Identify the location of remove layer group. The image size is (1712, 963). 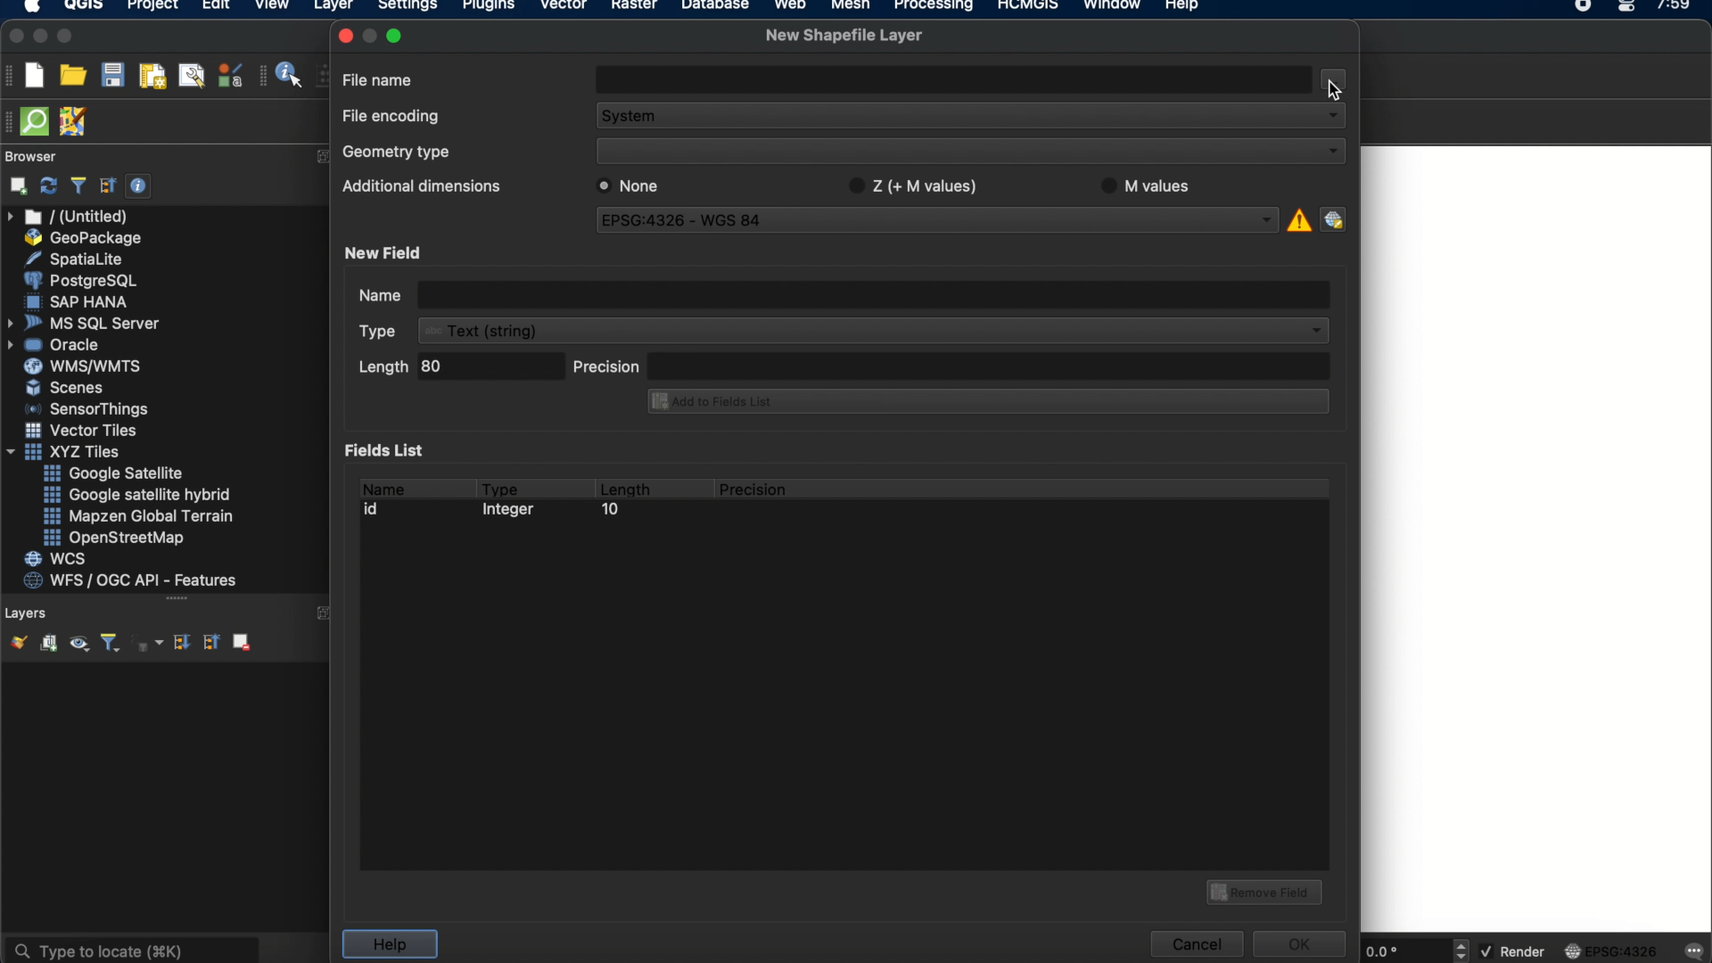
(240, 641).